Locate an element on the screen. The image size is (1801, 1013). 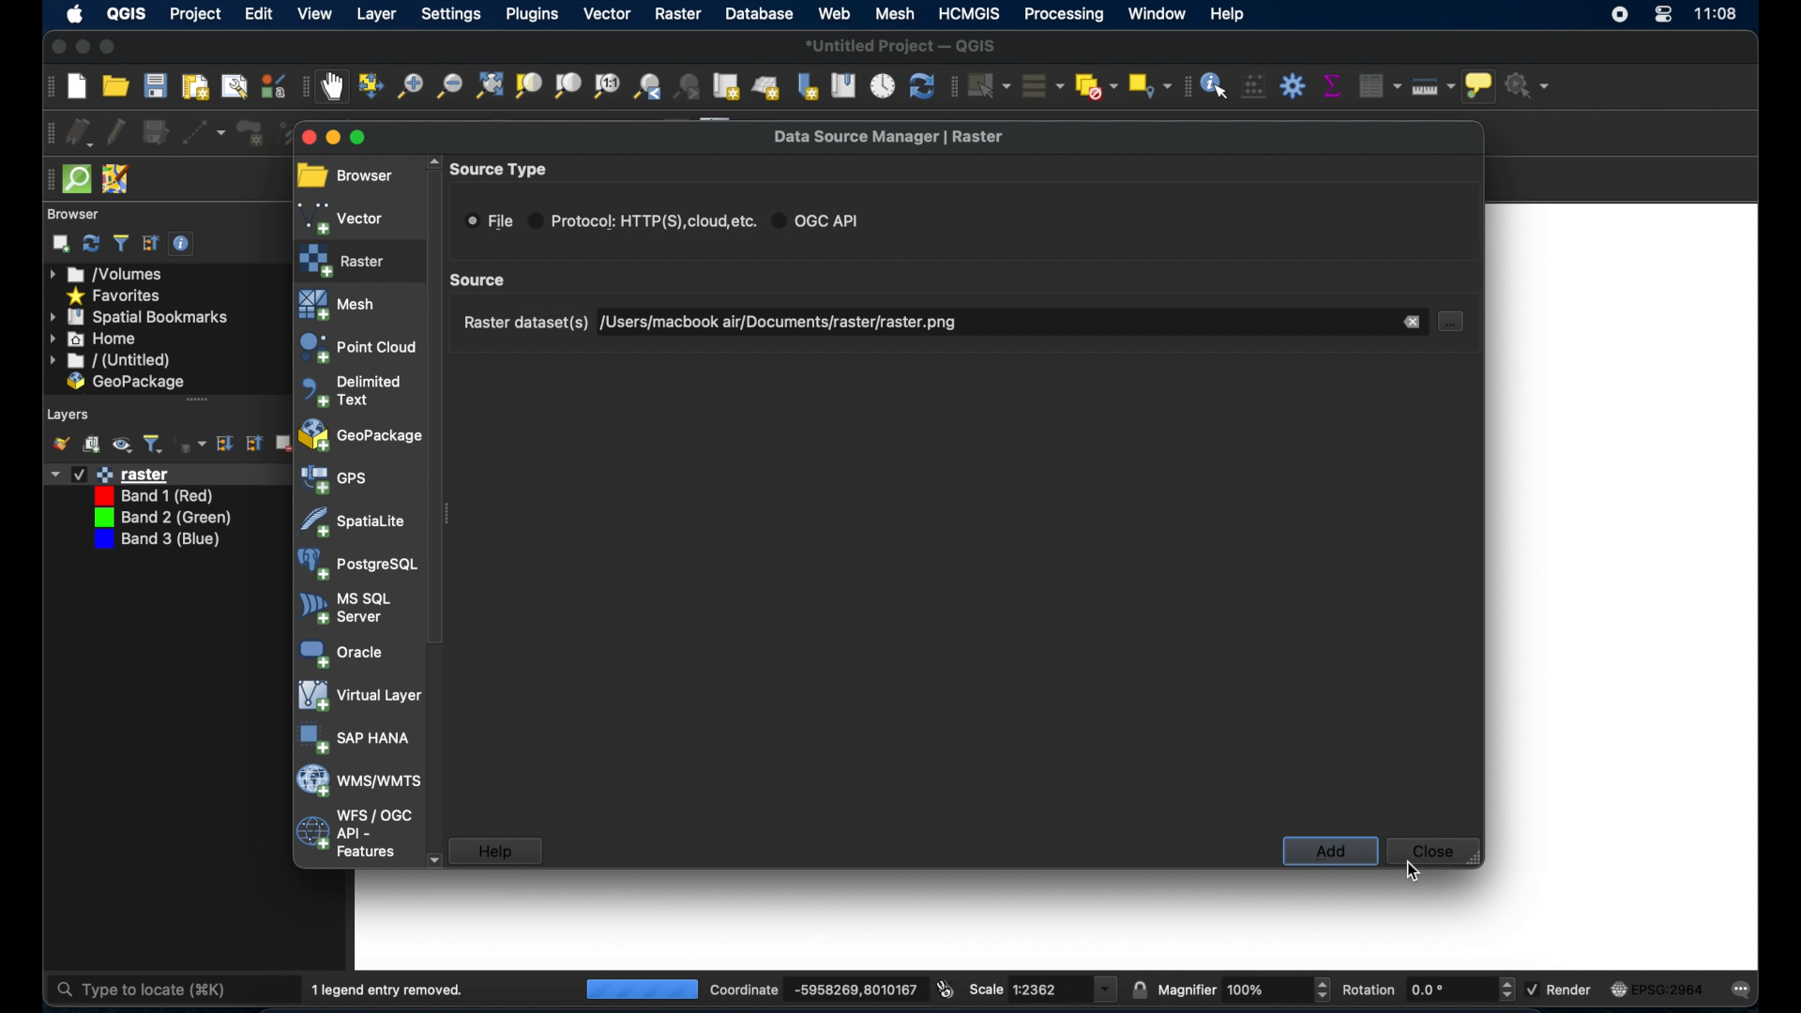
open layer styling panel is located at coordinates (61, 443).